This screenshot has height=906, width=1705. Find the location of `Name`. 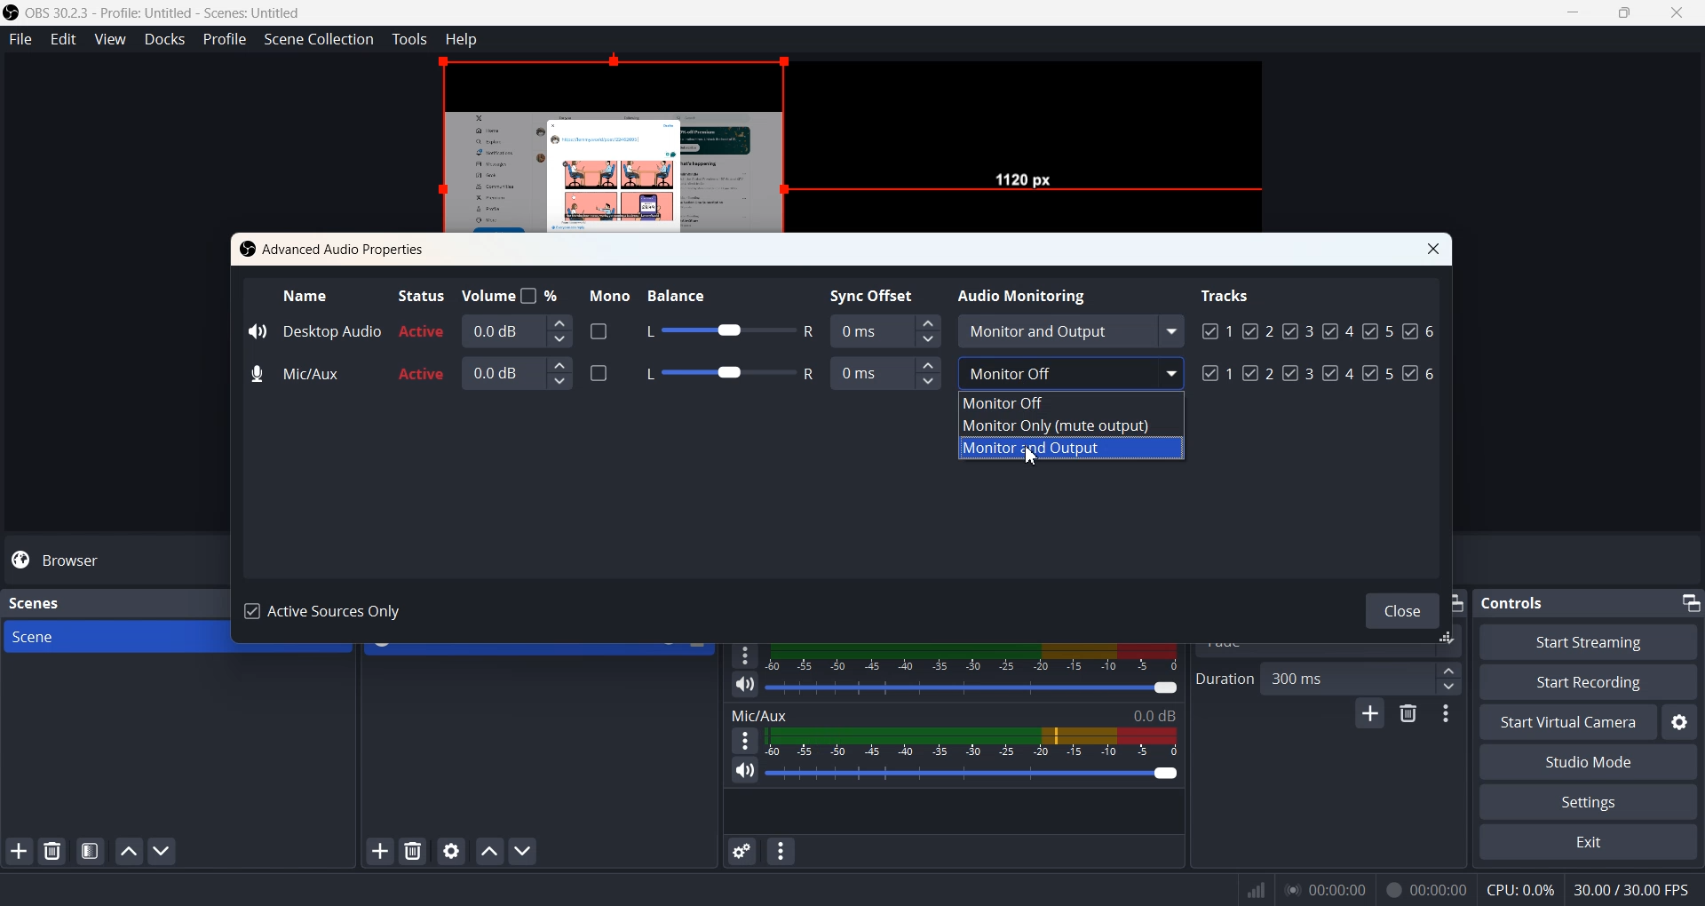

Name is located at coordinates (307, 294).